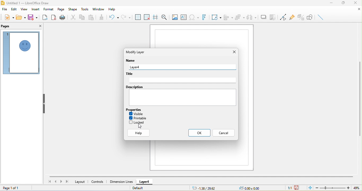 This screenshot has width=362, height=191. What do you see at coordinates (298, 188) in the screenshot?
I see `the document has not been modified since the last save ` at bounding box center [298, 188].